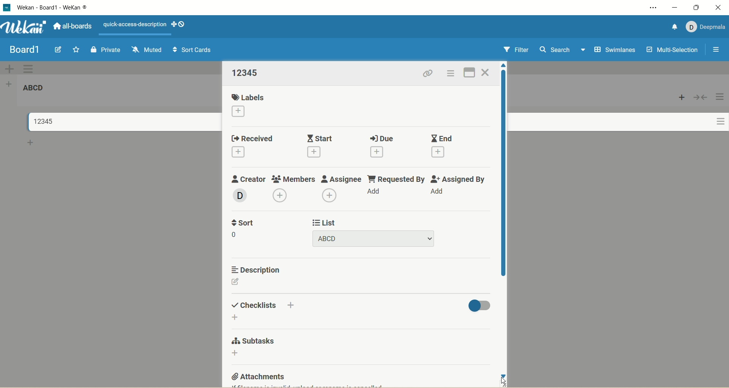 This screenshot has width=729, height=388. I want to click on received, so click(252, 138).